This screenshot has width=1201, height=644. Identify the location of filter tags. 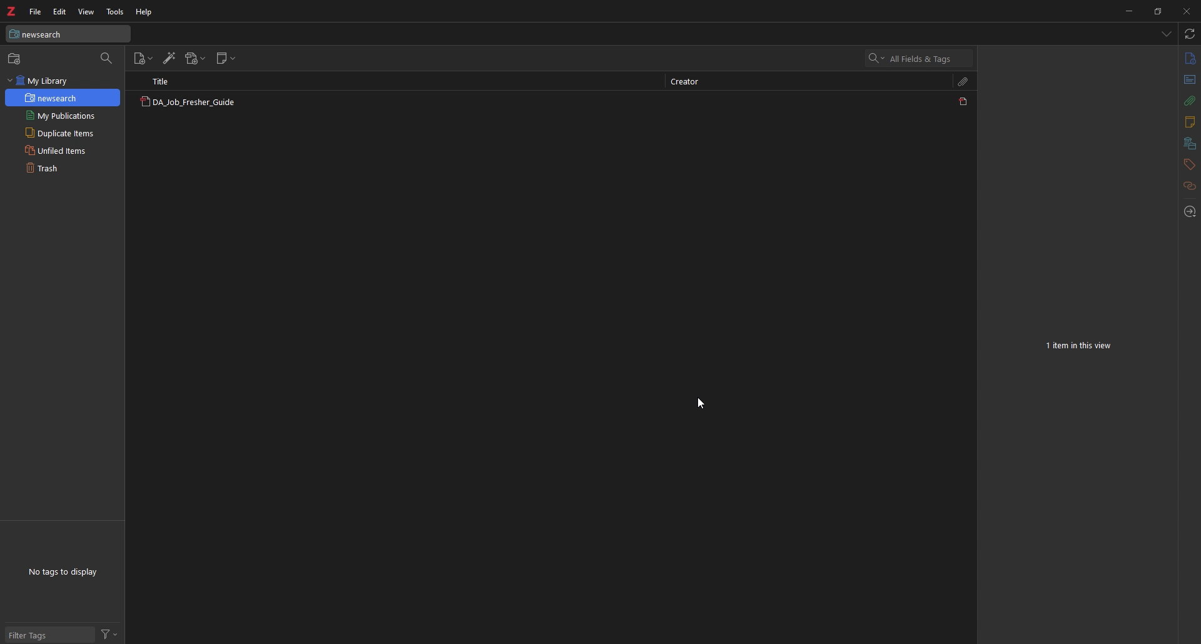
(50, 635).